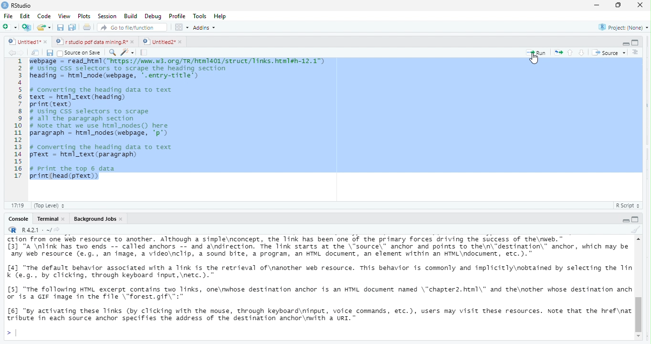 The width and height of the screenshot is (651, 344). I want to click on  Go to file/function, so click(133, 28).